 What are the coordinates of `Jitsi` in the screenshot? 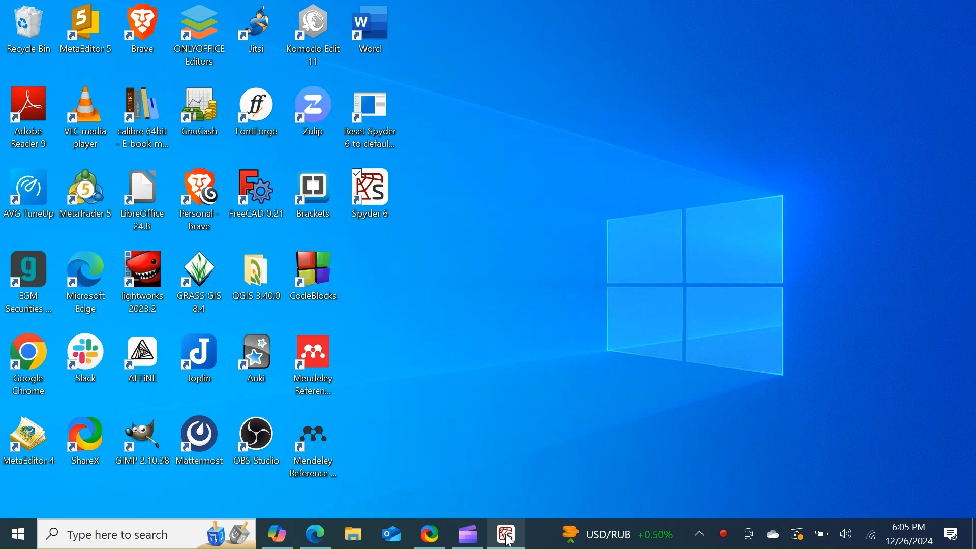 It's located at (258, 37).